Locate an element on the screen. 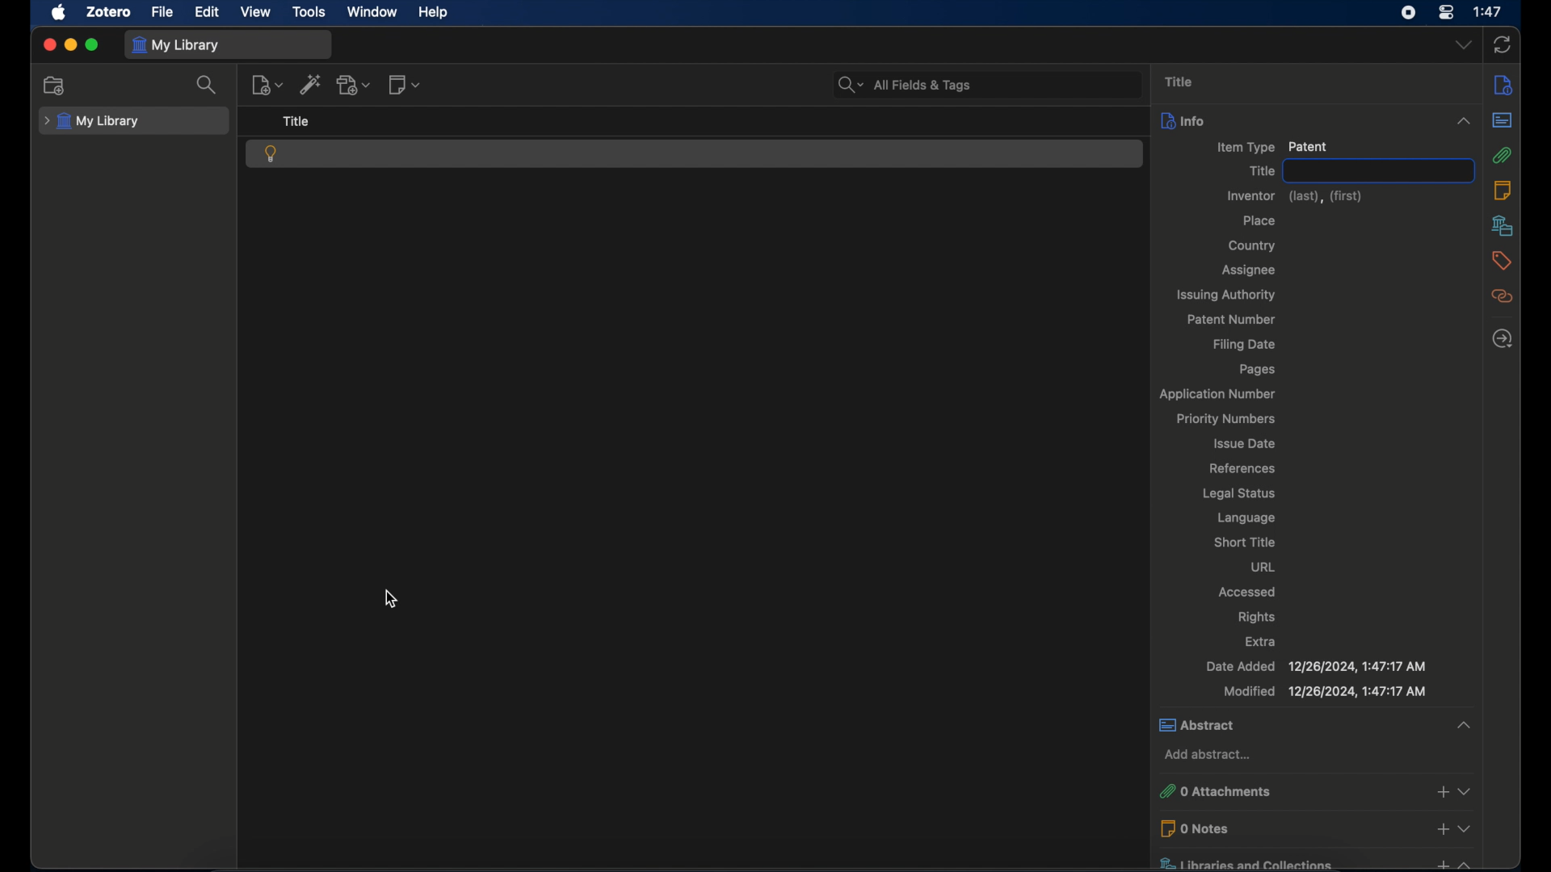  add abstract is located at coordinates (1210, 755).